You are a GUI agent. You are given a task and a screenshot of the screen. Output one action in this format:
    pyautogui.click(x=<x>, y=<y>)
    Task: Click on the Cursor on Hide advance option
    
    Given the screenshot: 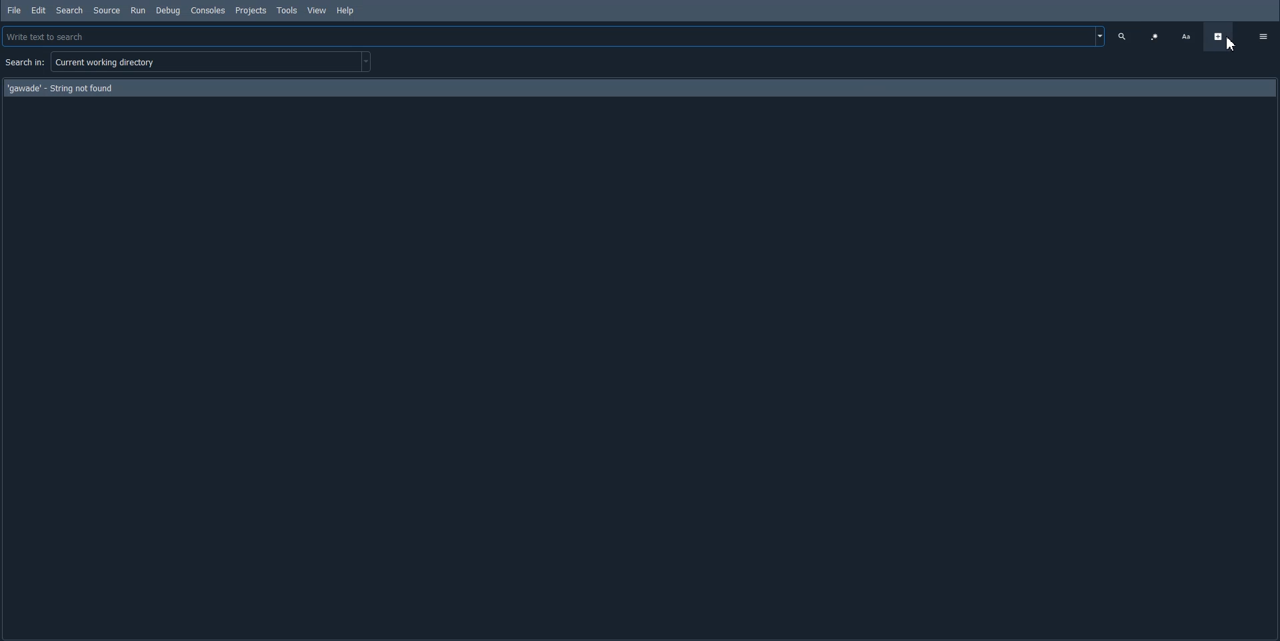 What is the action you would take?
    pyautogui.click(x=1229, y=47)
    